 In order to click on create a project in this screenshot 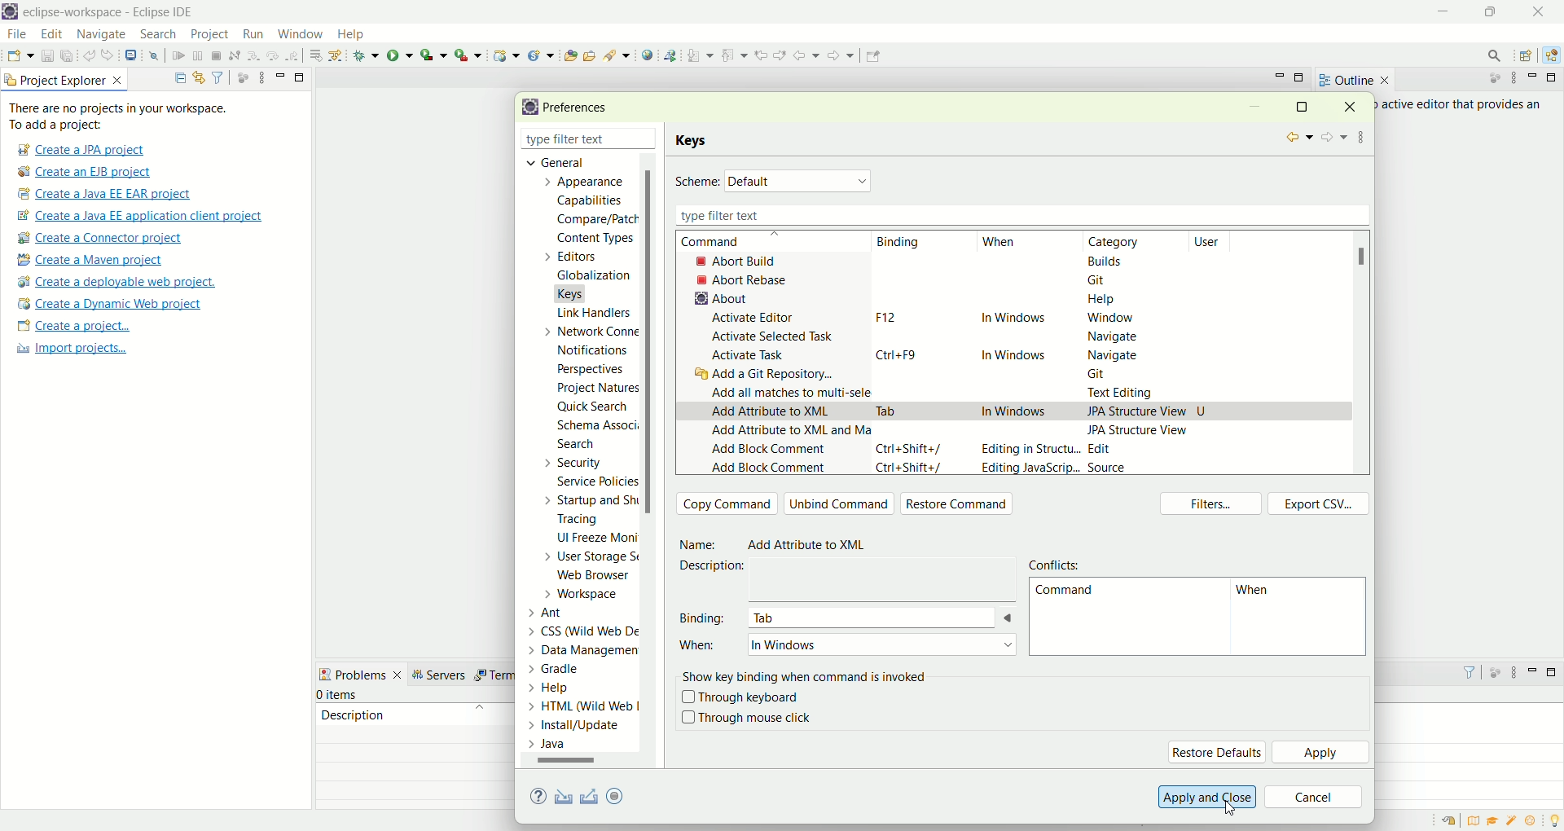, I will do `click(74, 328)`.